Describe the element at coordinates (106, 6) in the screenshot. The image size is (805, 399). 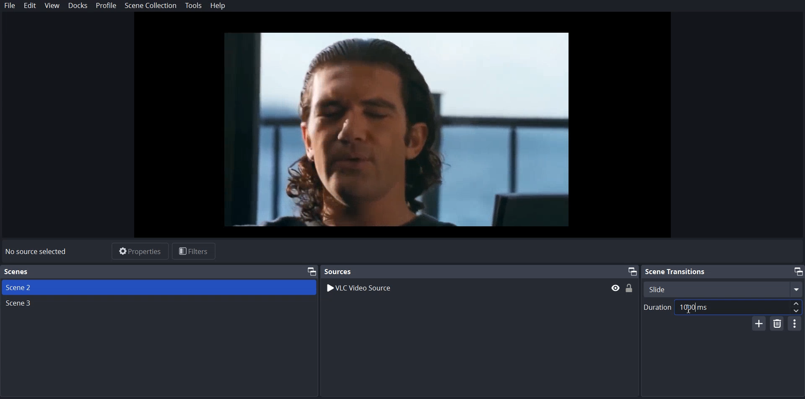
I see `Profile` at that location.